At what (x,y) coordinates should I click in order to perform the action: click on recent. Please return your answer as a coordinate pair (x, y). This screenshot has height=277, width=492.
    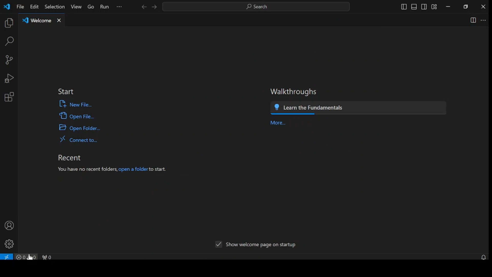
    Looking at the image, I should click on (71, 158).